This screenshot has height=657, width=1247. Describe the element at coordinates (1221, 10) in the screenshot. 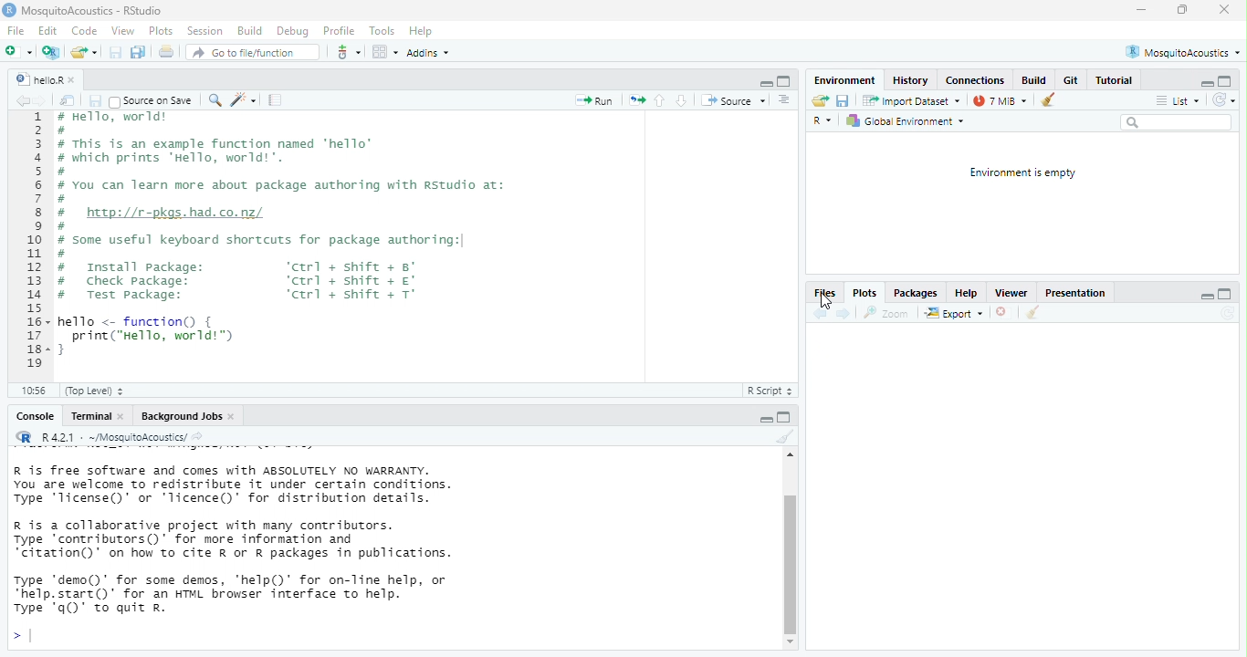

I see `close` at that location.